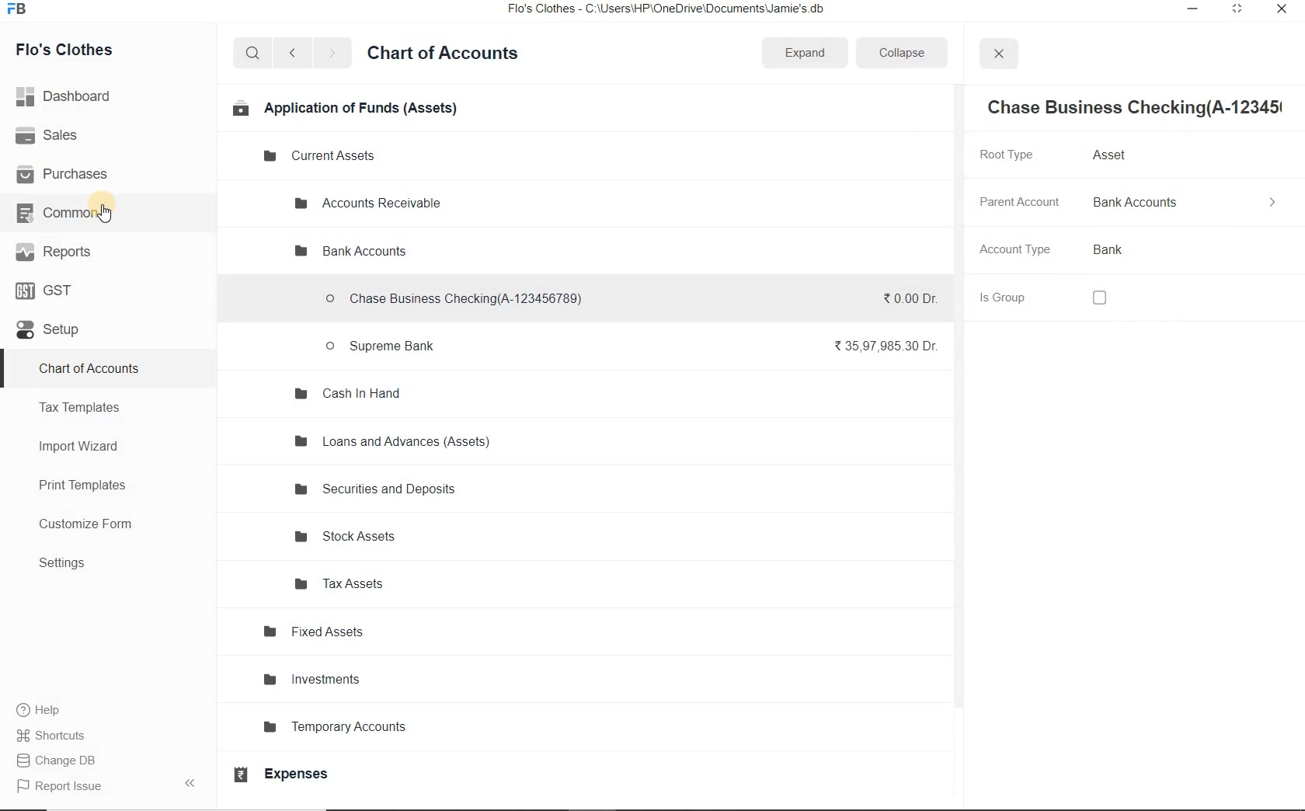 Image resolution: width=1305 pixels, height=811 pixels. Describe the element at coordinates (1013, 298) in the screenshot. I see `Is Group` at that location.